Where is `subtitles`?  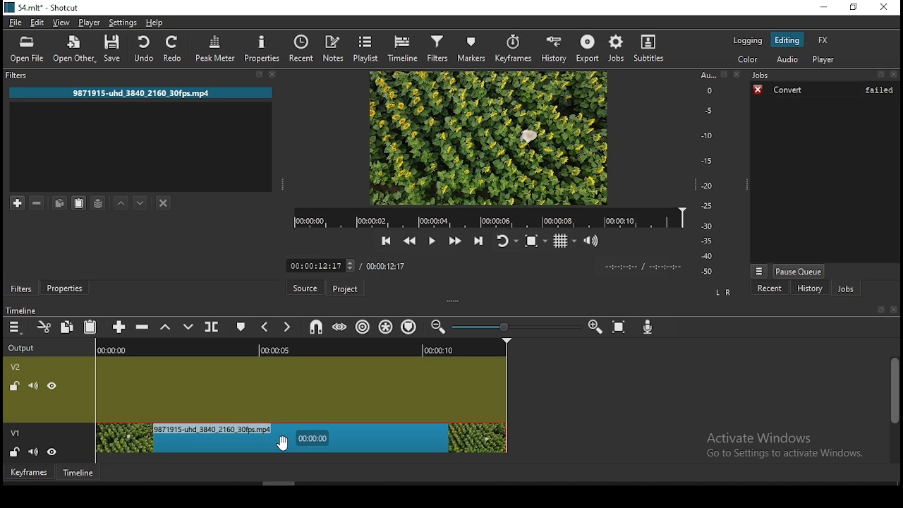 subtitles is located at coordinates (650, 48).